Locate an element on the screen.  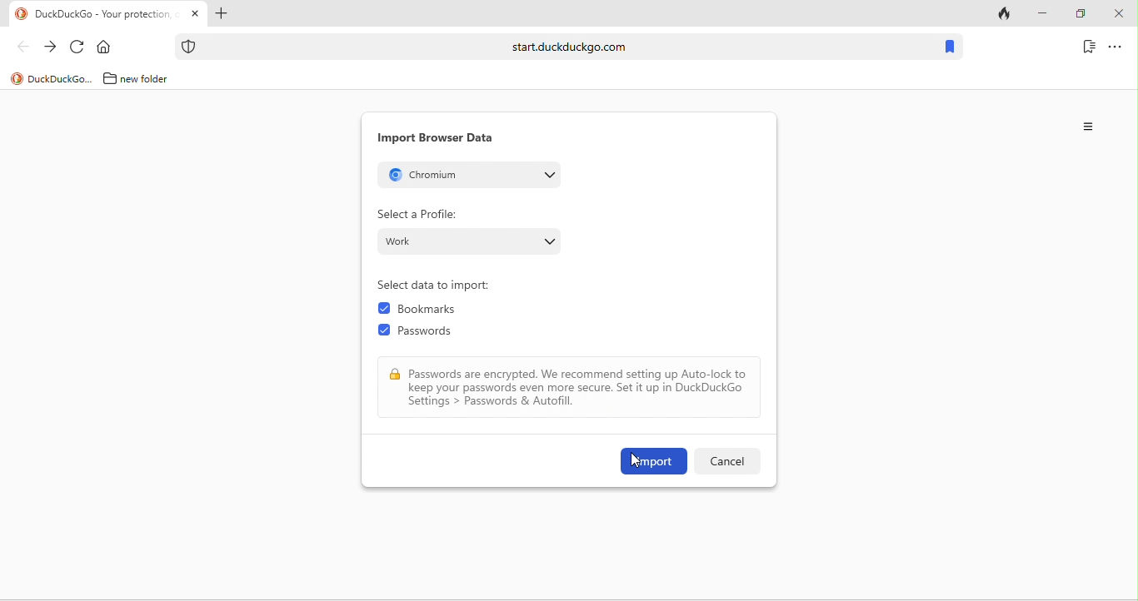
forward is located at coordinates (50, 47).